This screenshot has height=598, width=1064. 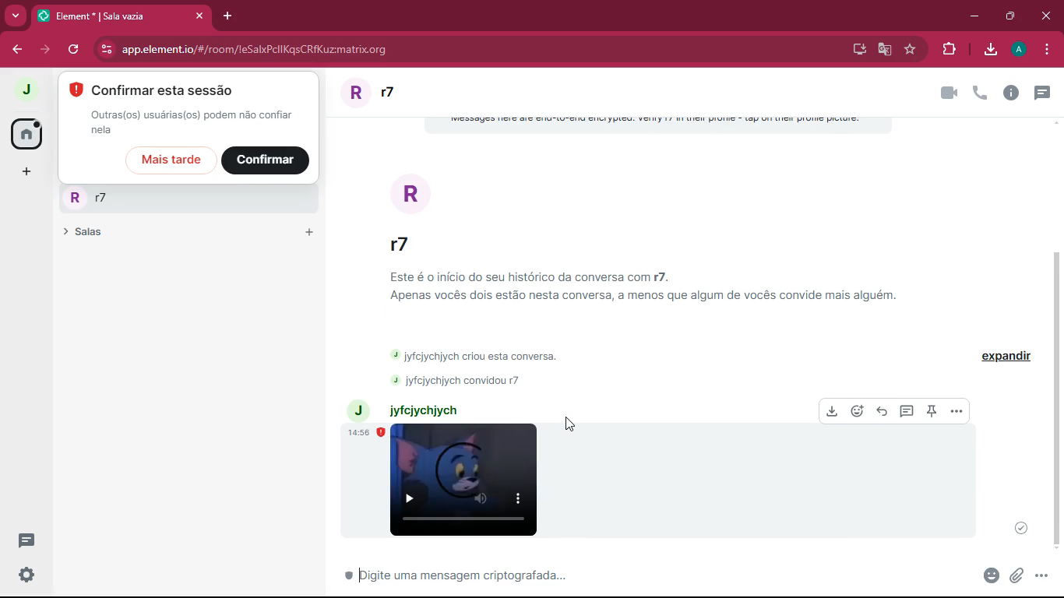 What do you see at coordinates (855, 50) in the screenshot?
I see `desktop` at bounding box center [855, 50].